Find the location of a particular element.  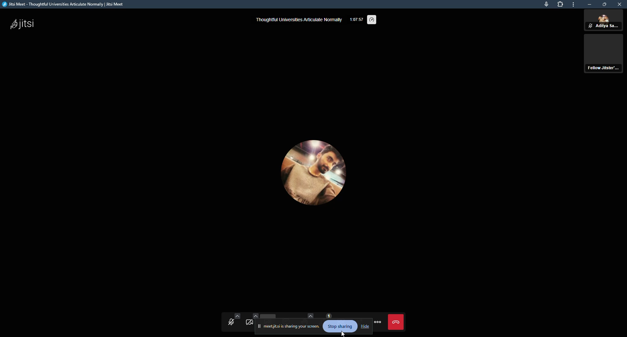

performance settings is located at coordinates (373, 19).